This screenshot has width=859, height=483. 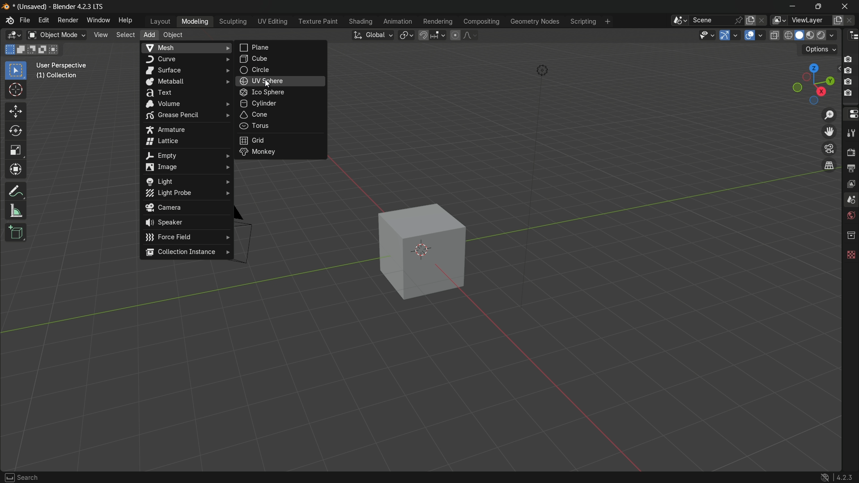 What do you see at coordinates (788, 35) in the screenshot?
I see `wireframe display` at bounding box center [788, 35].